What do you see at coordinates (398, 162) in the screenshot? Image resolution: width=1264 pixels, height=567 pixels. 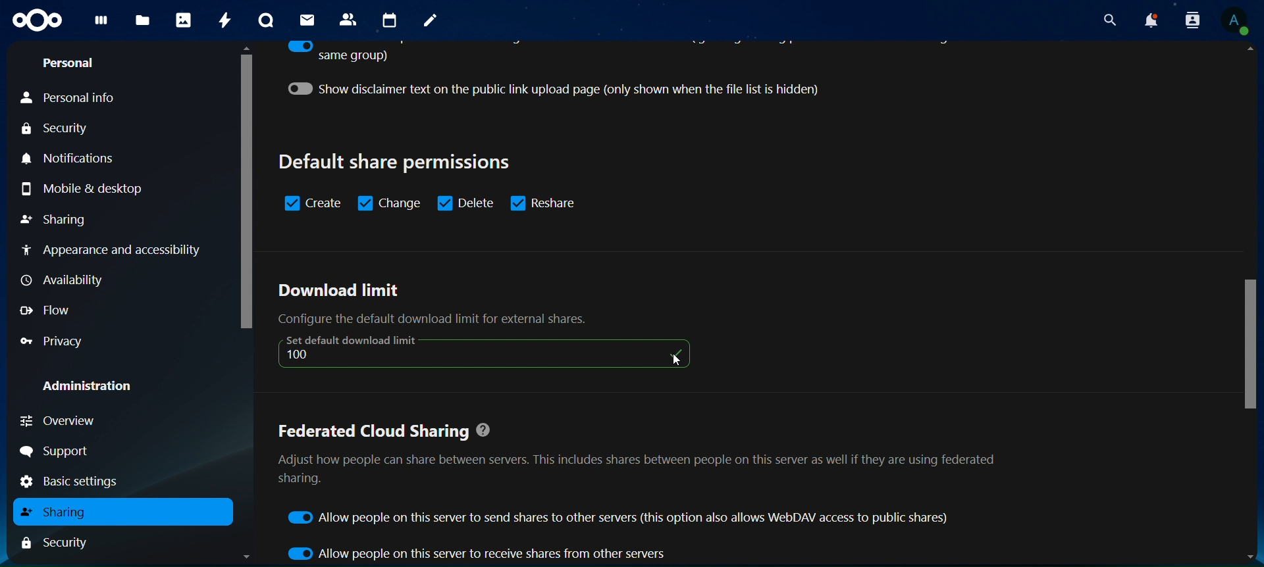 I see `default share permissions` at bounding box center [398, 162].